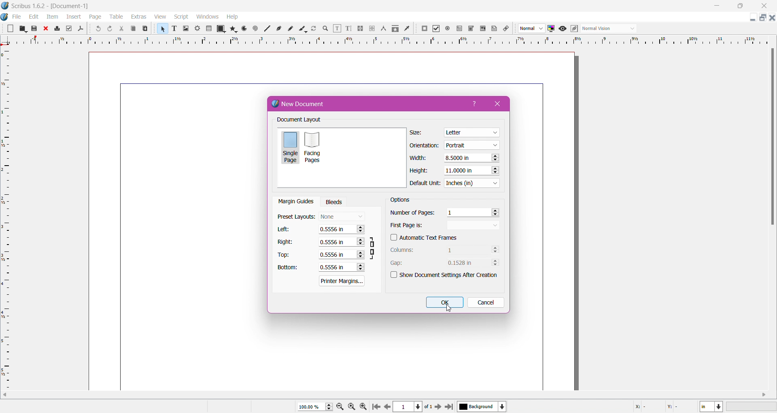 The image size is (777, 413). I want to click on Edit, so click(34, 16).